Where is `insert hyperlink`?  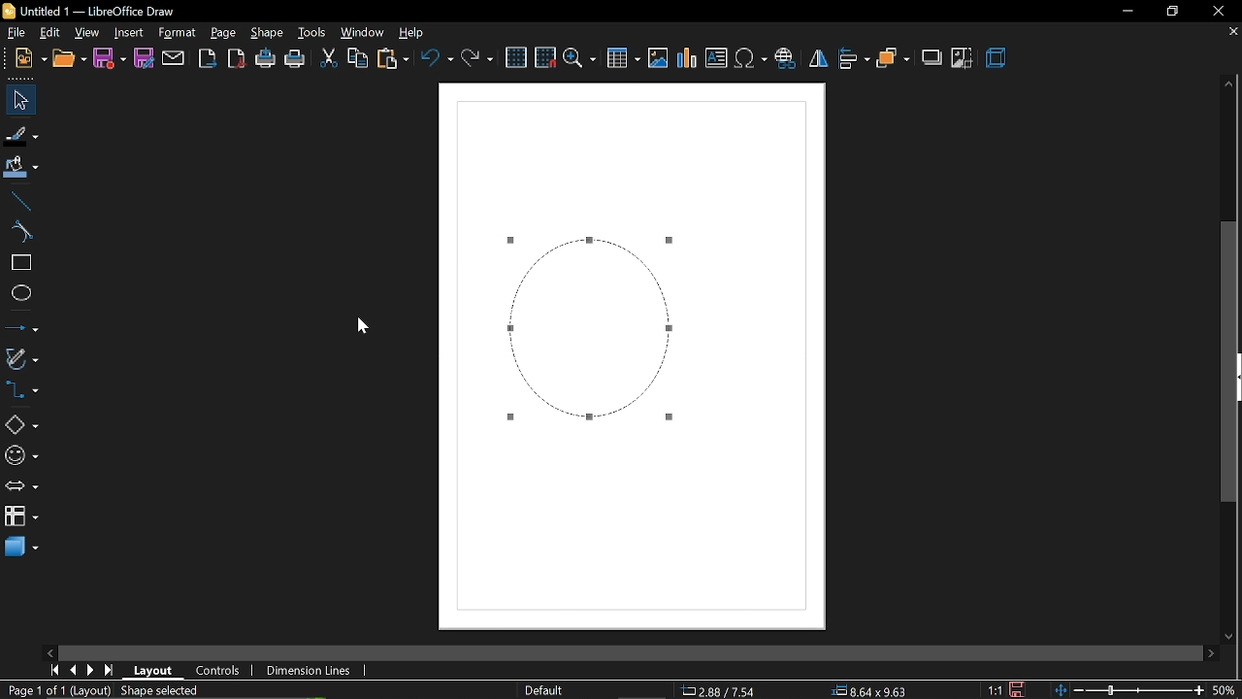 insert hyperlink is located at coordinates (784, 58).